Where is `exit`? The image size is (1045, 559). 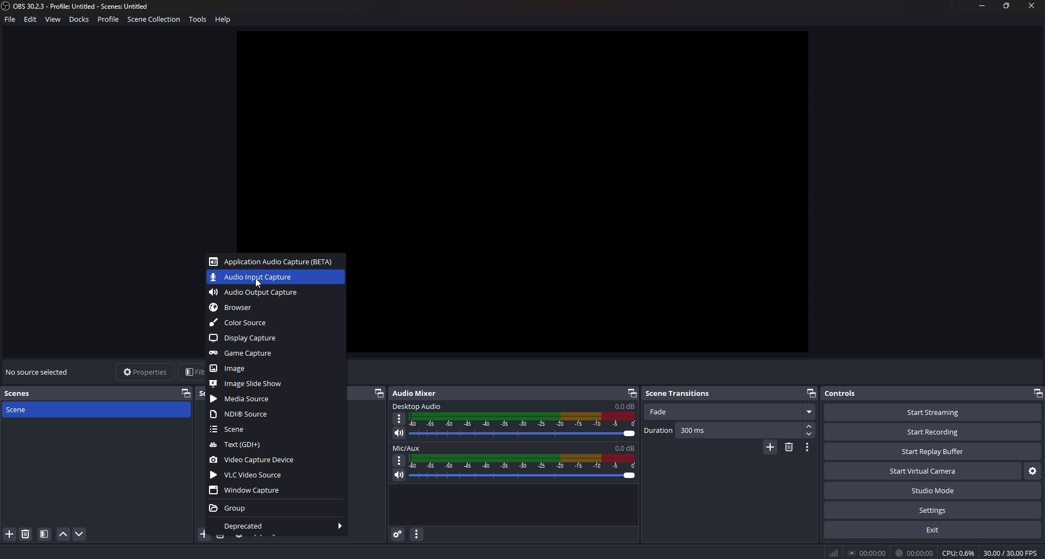 exit is located at coordinates (932, 530).